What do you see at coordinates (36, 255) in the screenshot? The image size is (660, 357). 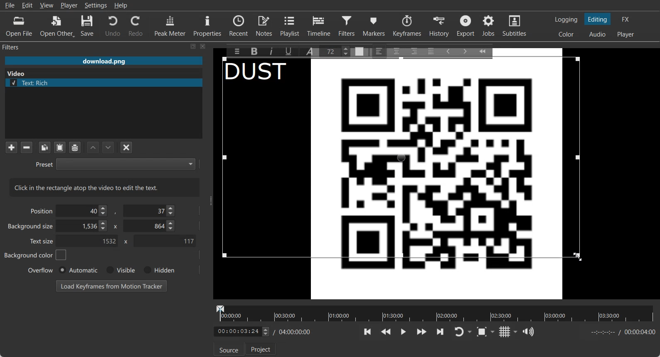 I see `Background color` at bounding box center [36, 255].